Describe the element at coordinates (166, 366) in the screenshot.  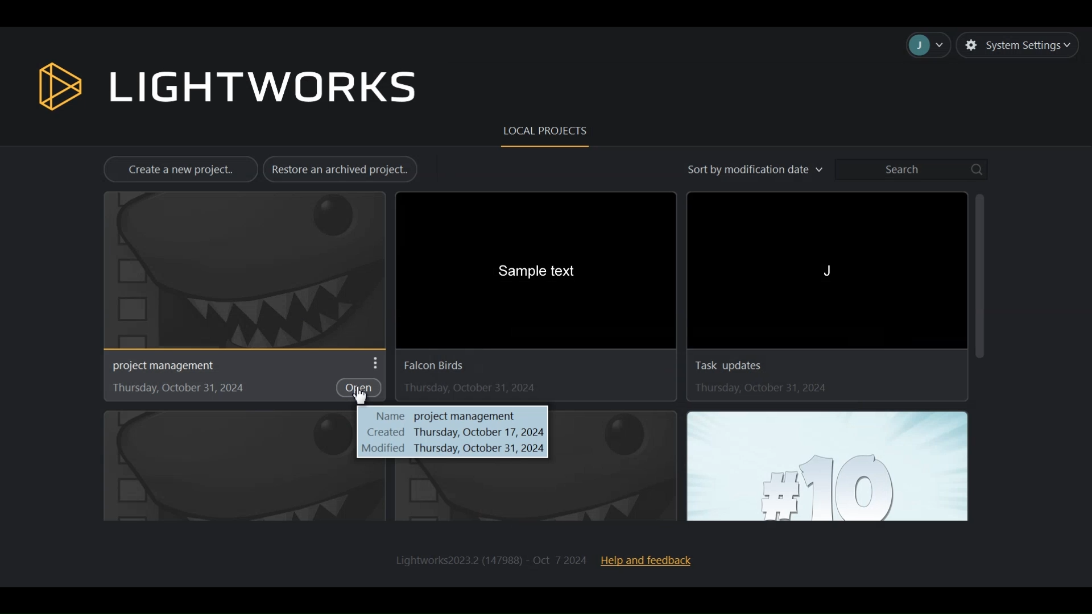
I see `Project Management` at that location.